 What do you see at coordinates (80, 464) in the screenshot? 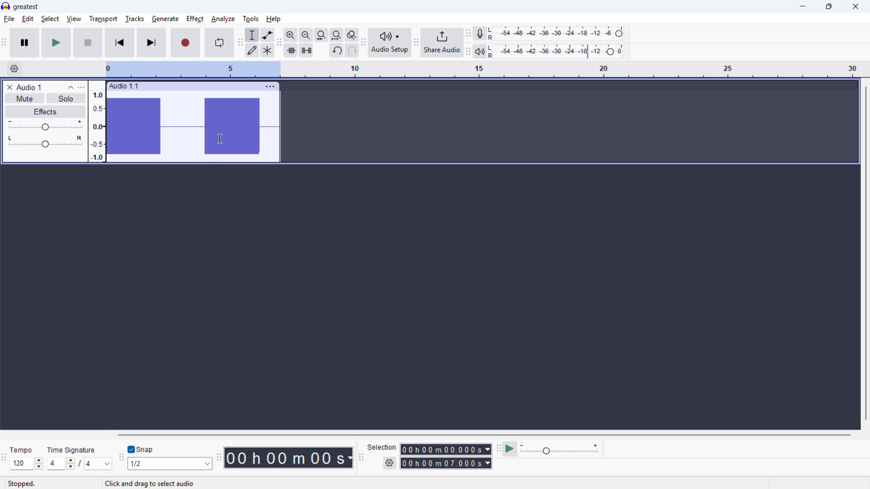
I see `Set time signature ` at bounding box center [80, 464].